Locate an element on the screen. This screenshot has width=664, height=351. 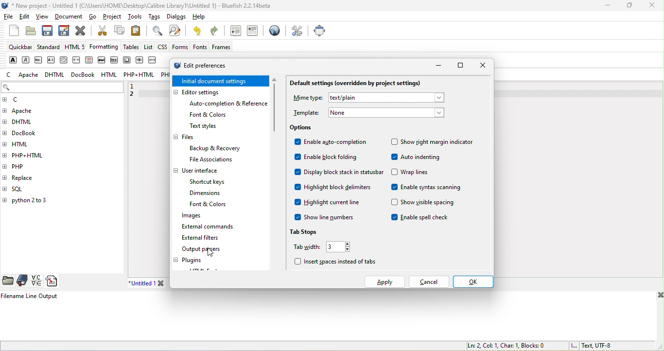
preferences is located at coordinates (297, 31).